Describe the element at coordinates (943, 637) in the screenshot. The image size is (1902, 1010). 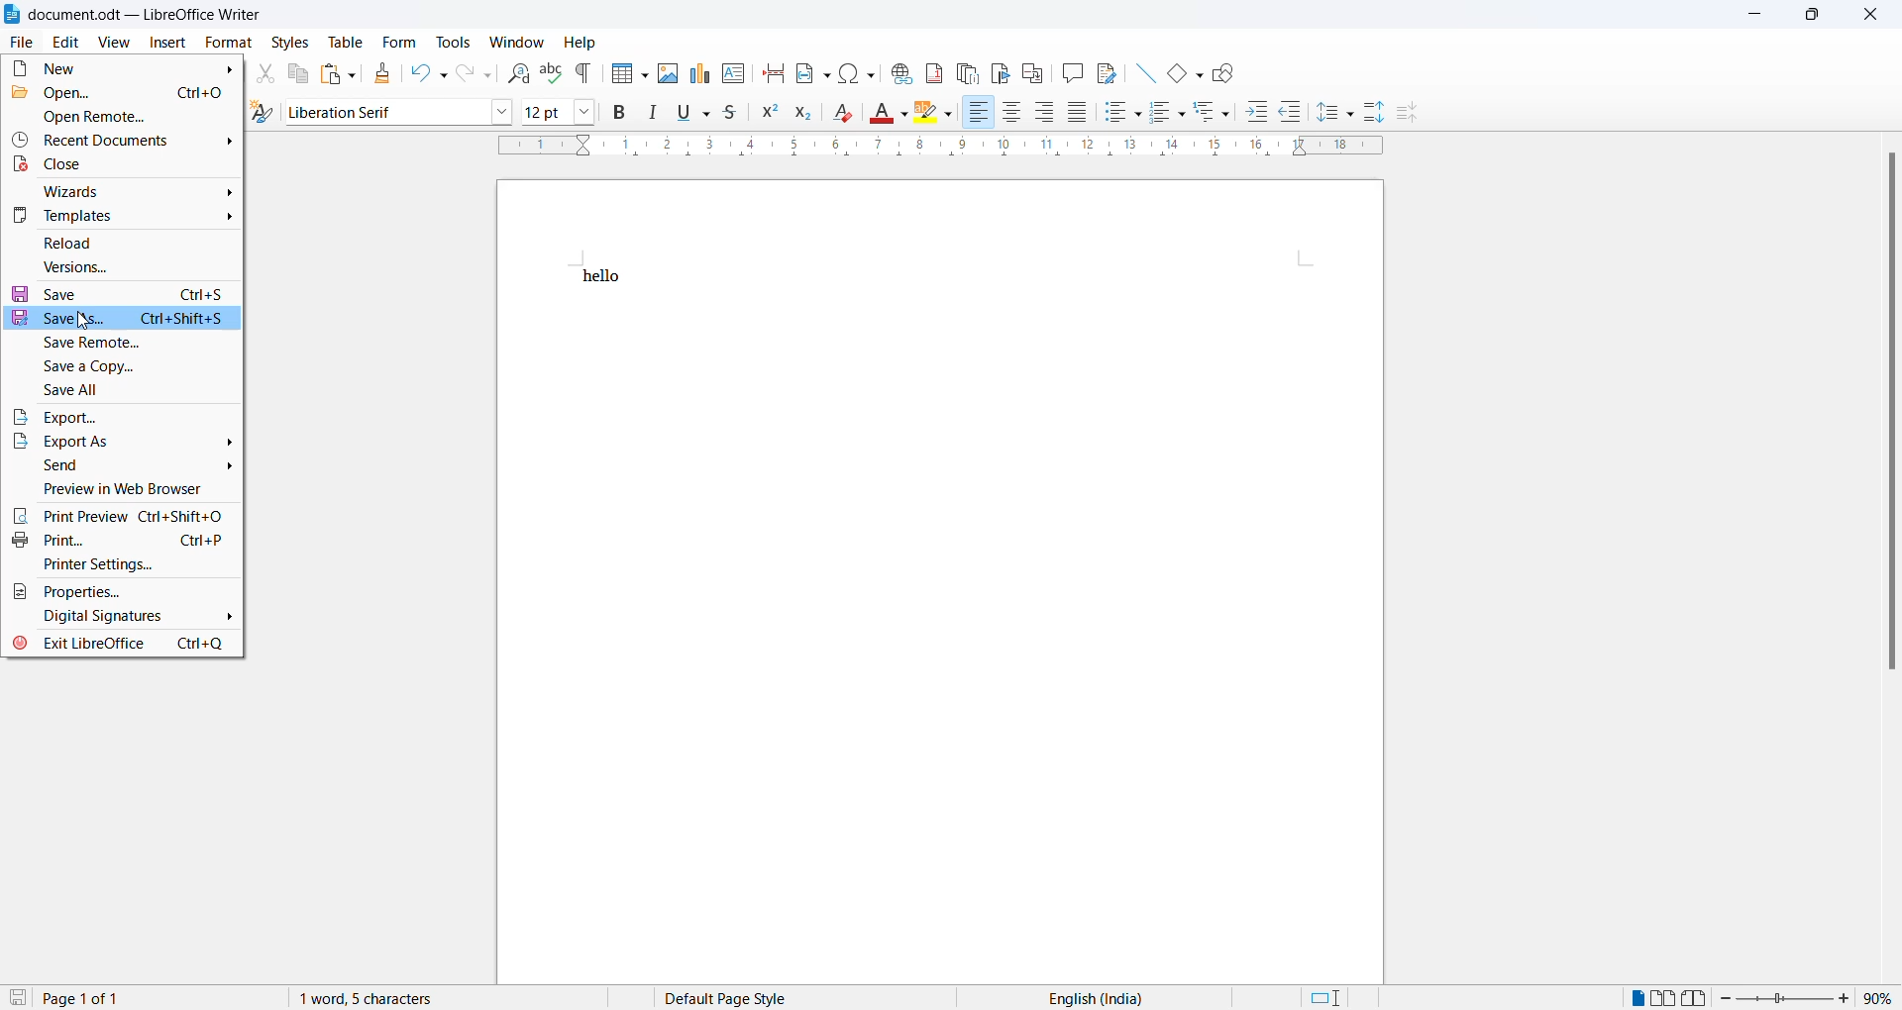
I see `page` at that location.